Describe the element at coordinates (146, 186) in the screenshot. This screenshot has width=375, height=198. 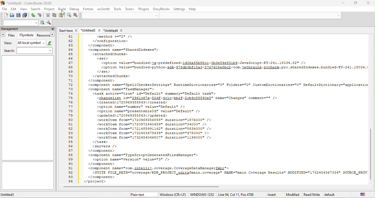
I see `horizontal scroll bar` at that location.